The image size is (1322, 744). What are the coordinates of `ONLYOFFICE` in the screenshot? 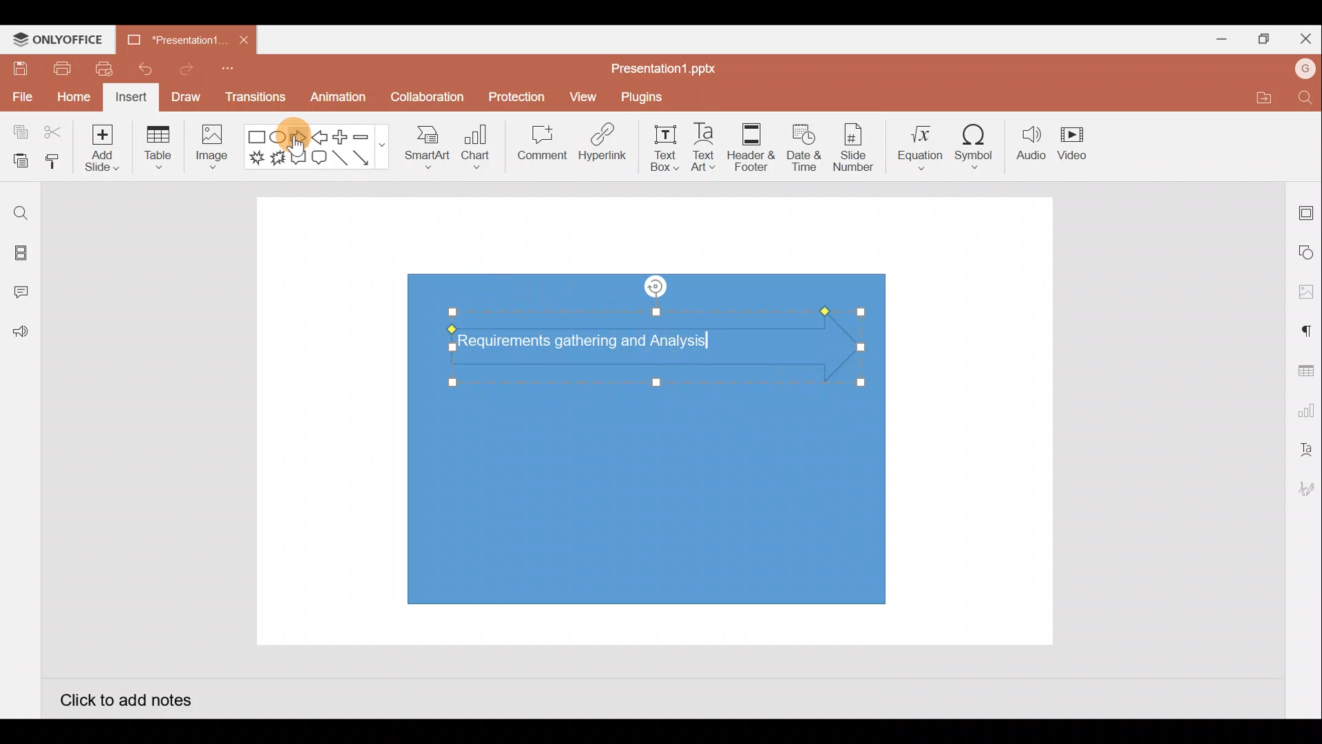 It's located at (59, 39).